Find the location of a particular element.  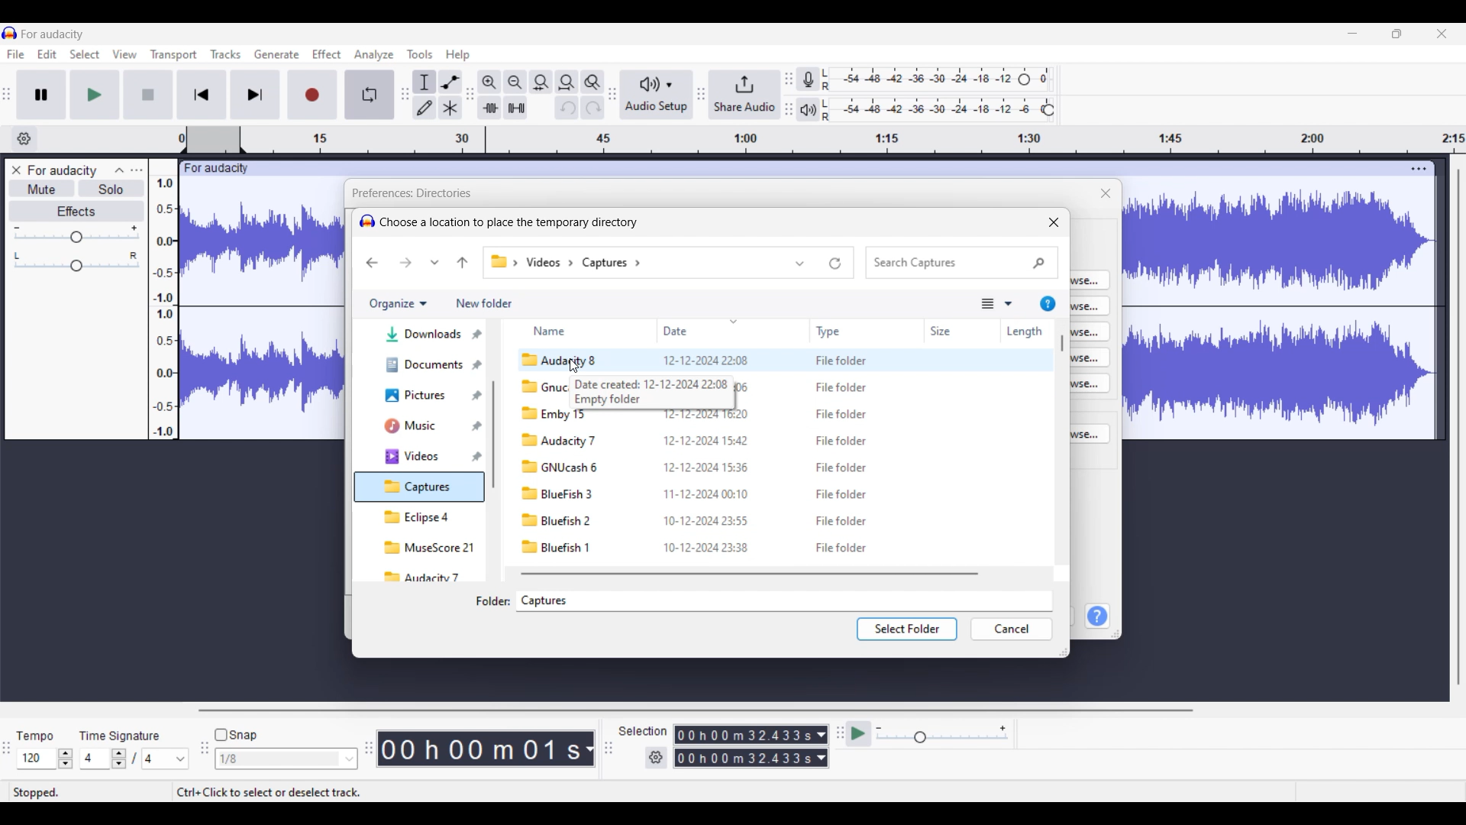

Music is located at coordinates (425, 425).